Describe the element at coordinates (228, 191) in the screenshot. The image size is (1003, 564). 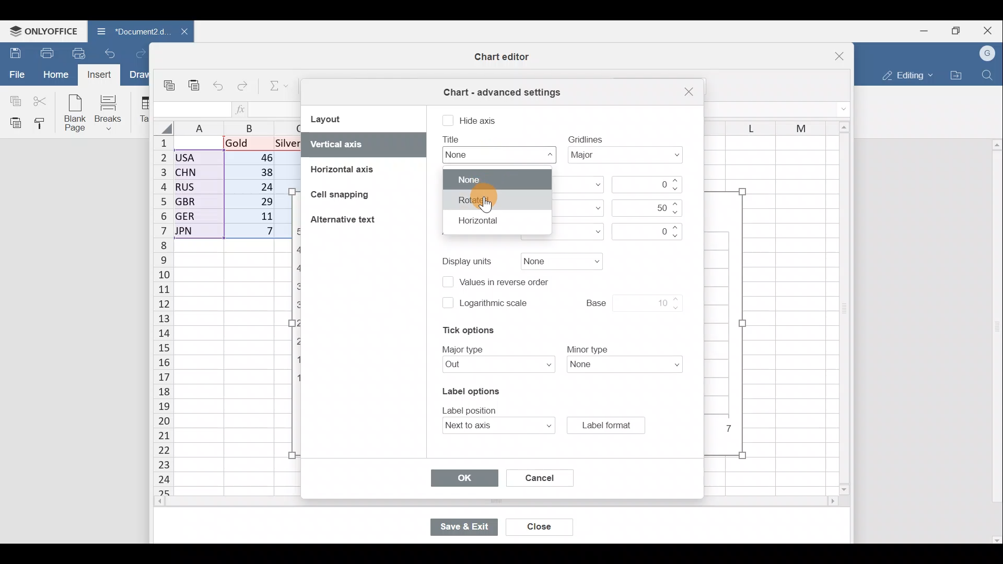
I see `Data` at that location.